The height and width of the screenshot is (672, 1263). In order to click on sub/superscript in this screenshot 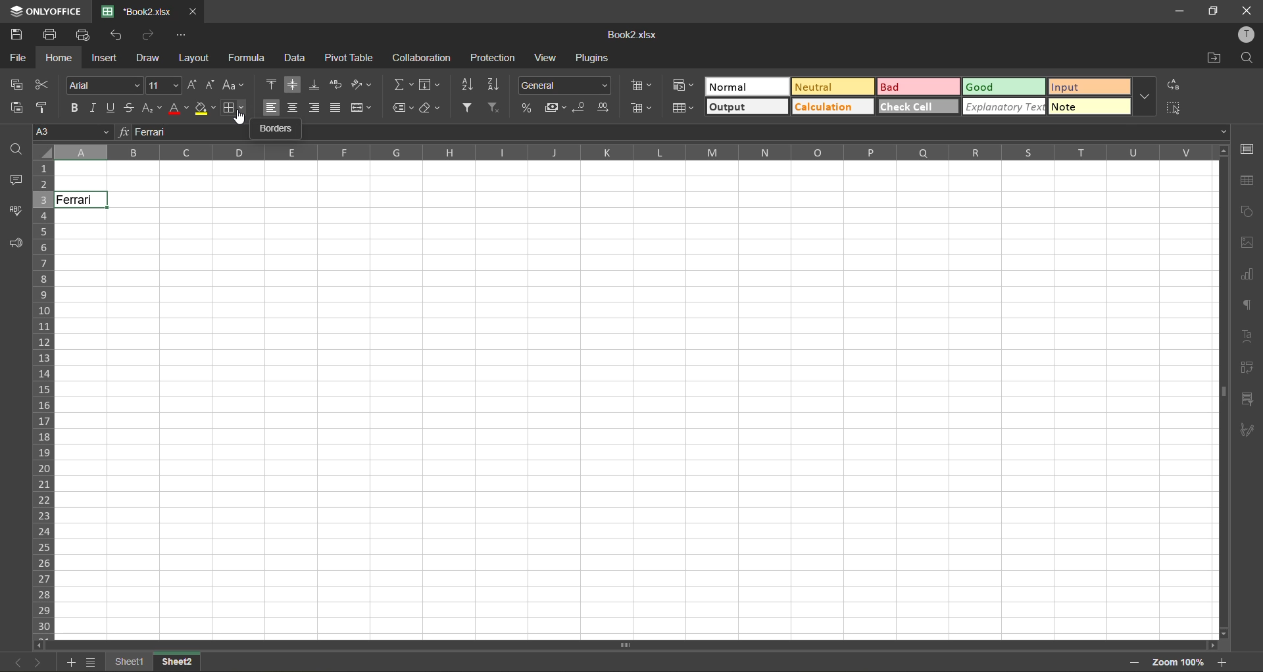, I will do `click(152, 109)`.